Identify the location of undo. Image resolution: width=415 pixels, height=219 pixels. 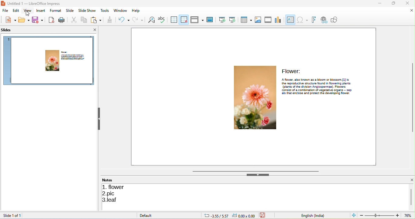
(123, 20).